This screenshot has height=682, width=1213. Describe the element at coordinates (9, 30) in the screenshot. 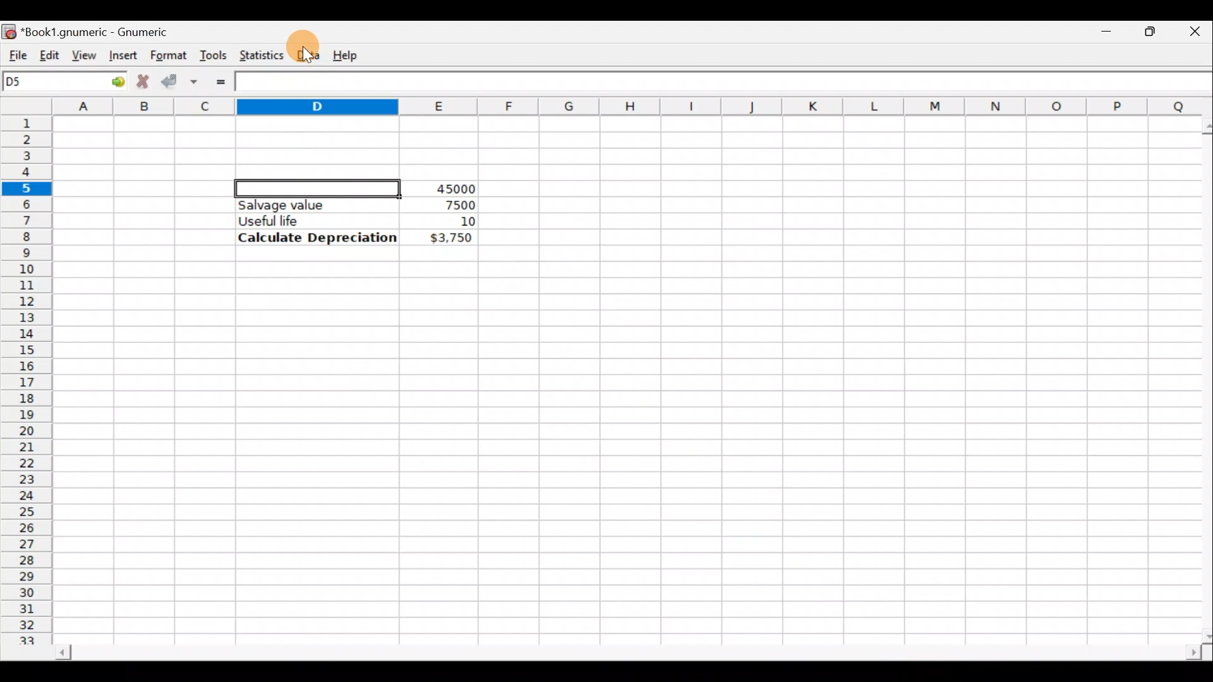

I see `Gnumeric logo` at that location.